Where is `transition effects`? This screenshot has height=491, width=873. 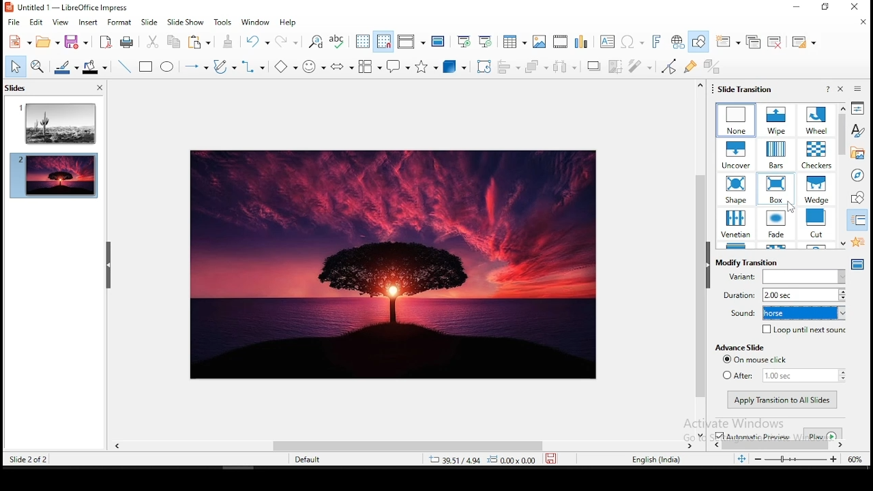
transition effects is located at coordinates (736, 225).